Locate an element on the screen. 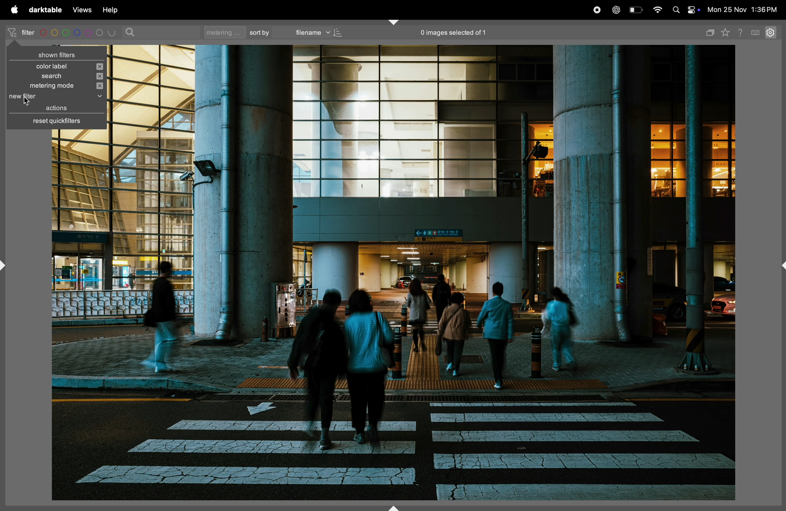 The image size is (786, 511). metering is located at coordinates (223, 32).